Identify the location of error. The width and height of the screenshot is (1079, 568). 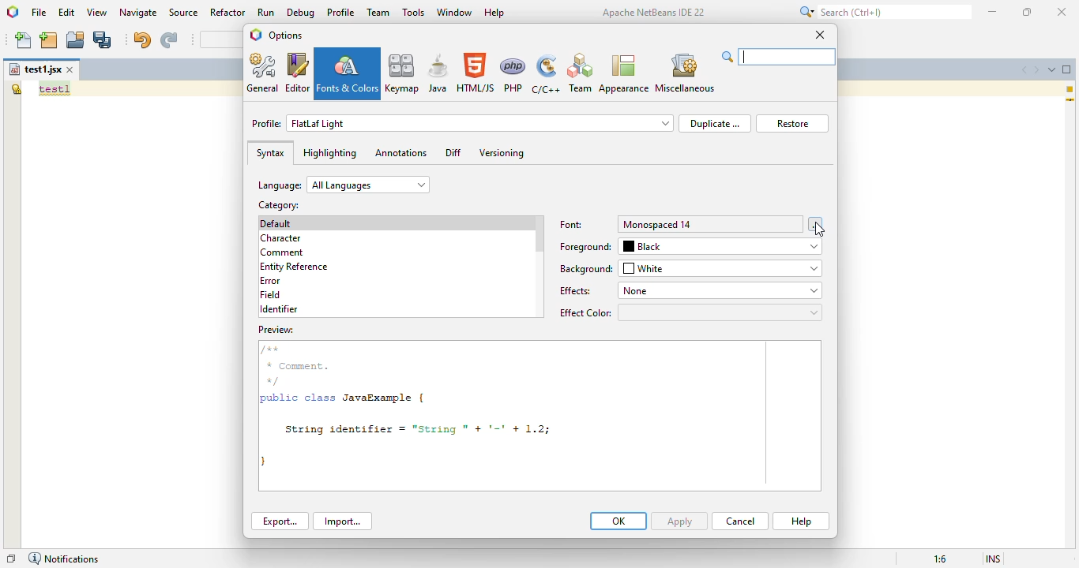
(270, 281).